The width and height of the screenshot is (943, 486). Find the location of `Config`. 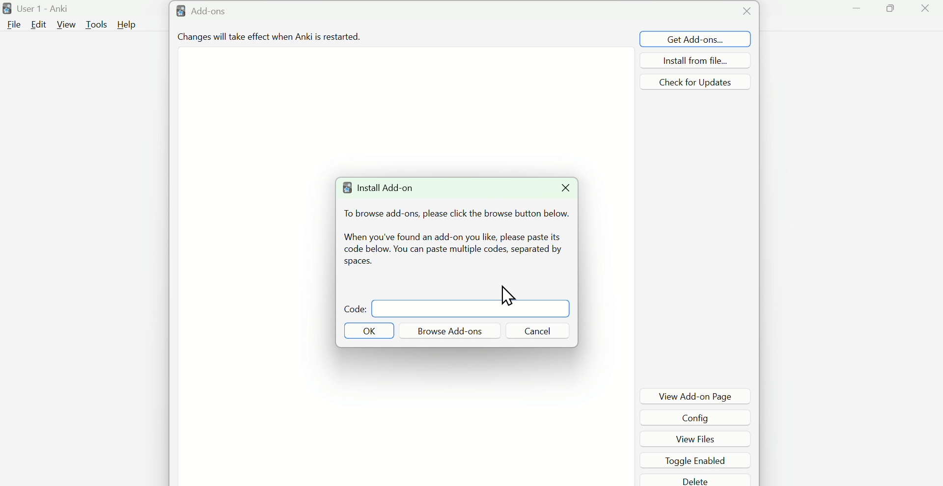

Config is located at coordinates (699, 417).